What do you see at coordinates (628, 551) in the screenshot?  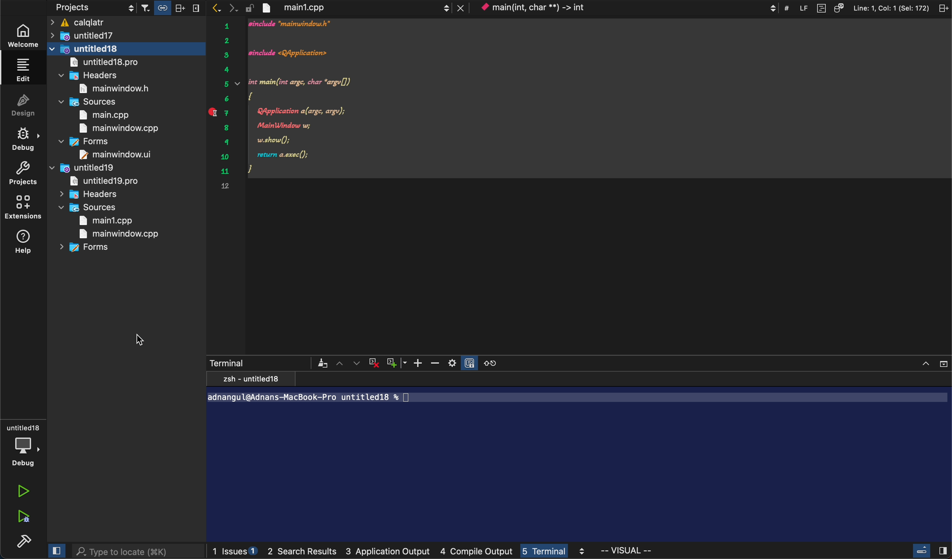 I see `visual` at bounding box center [628, 551].